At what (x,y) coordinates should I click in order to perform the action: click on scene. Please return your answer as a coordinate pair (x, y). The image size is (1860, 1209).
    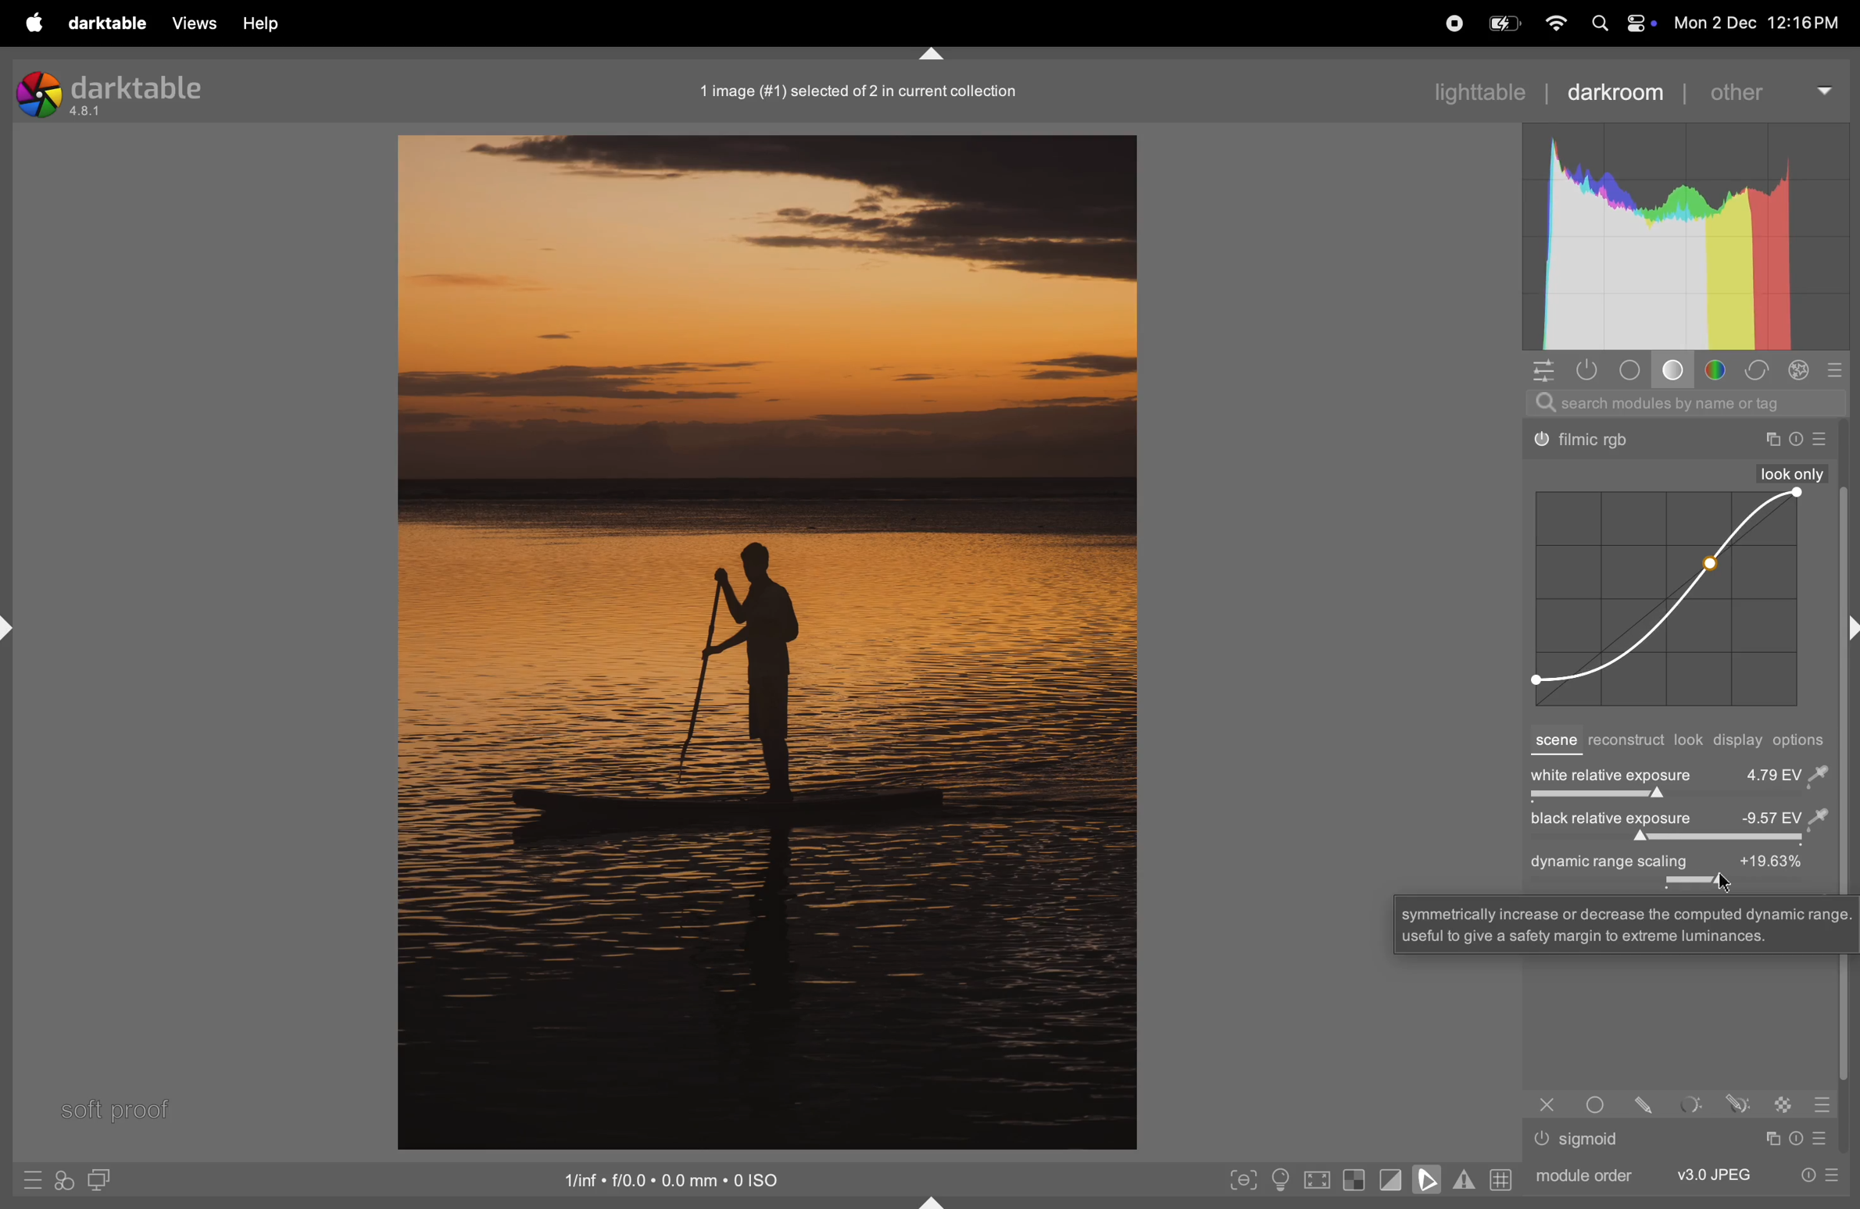
    Looking at the image, I should click on (1554, 742).